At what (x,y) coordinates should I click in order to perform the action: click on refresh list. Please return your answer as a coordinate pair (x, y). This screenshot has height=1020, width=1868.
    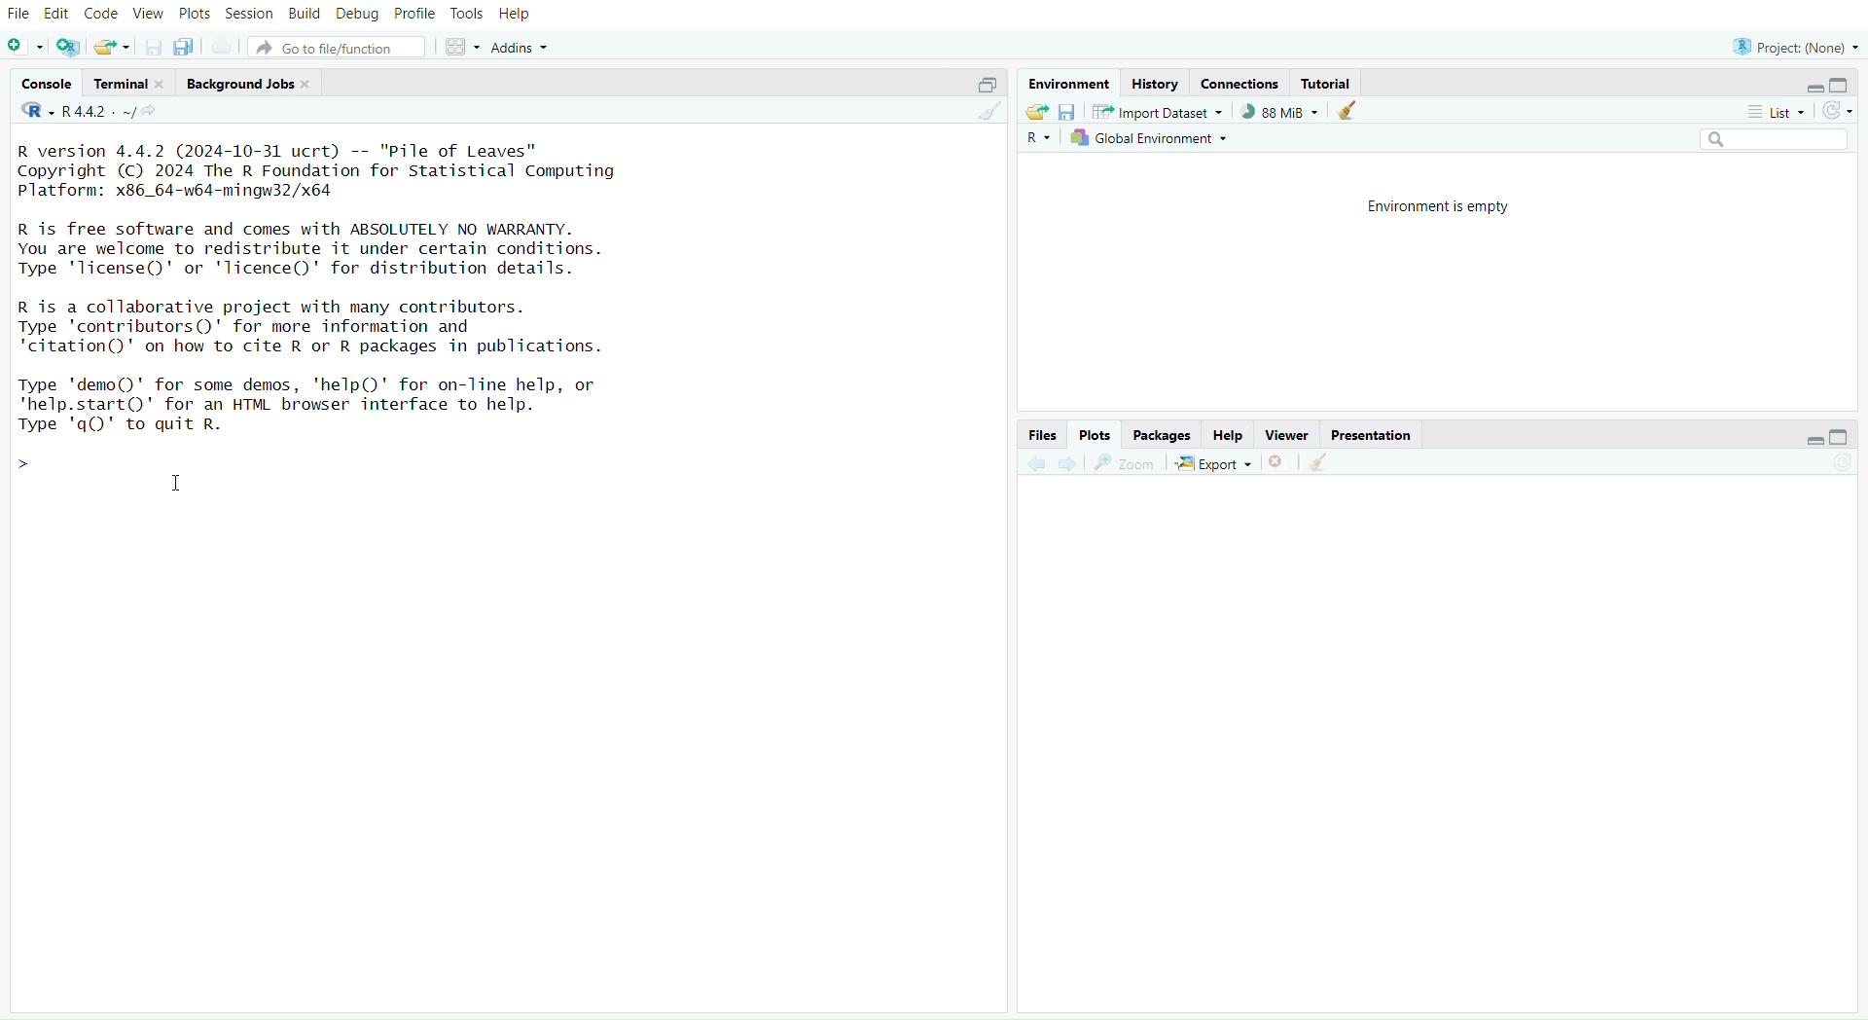
    Looking at the image, I should click on (1837, 111).